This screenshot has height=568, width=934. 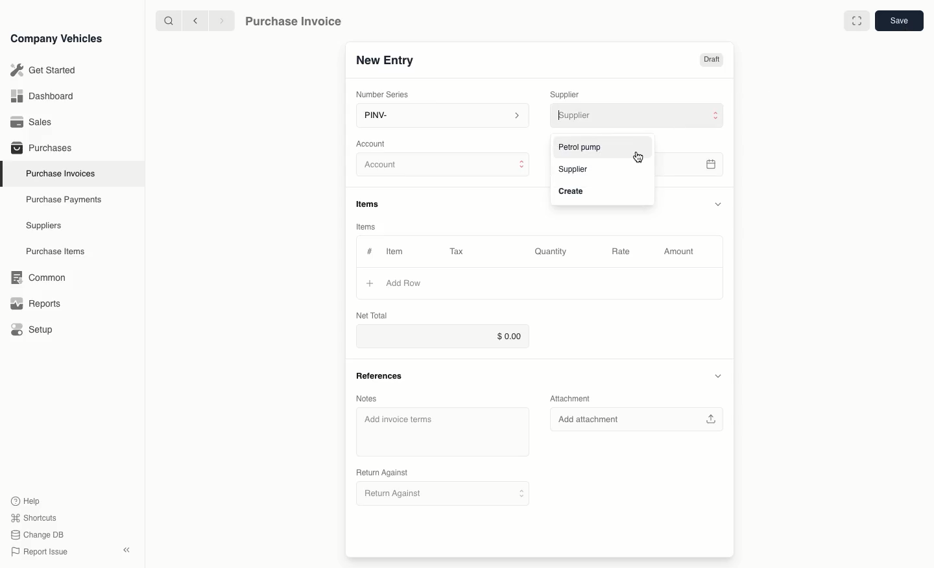 What do you see at coordinates (128, 549) in the screenshot?
I see `close sidebar` at bounding box center [128, 549].